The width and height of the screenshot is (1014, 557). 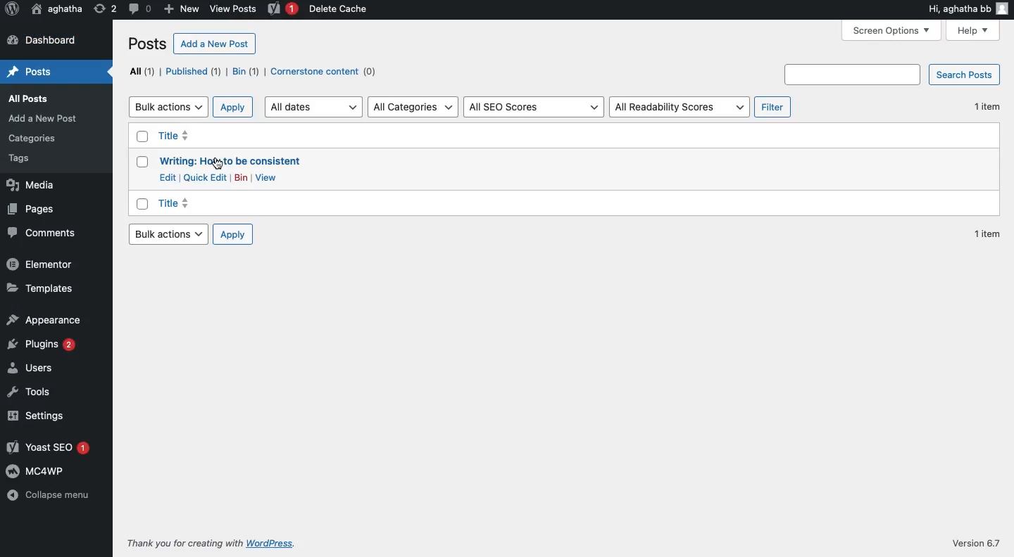 I want to click on Screen options, so click(x=890, y=30).